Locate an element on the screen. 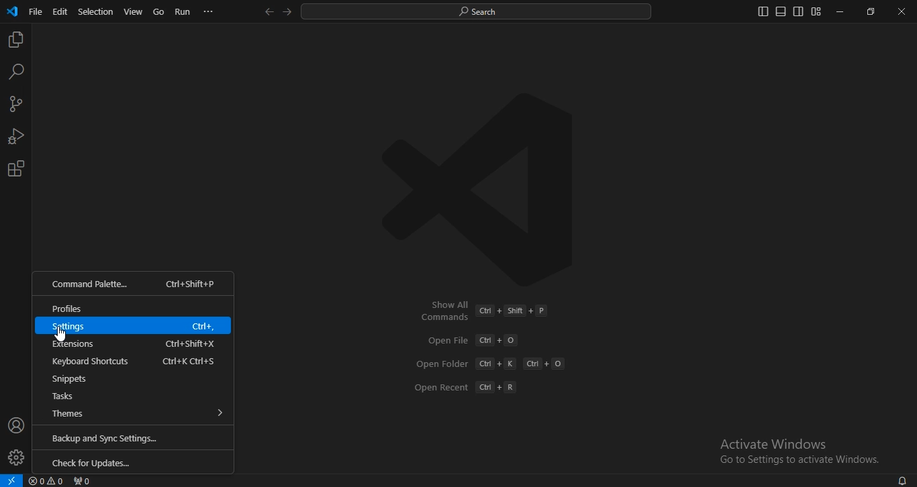 The width and height of the screenshot is (917, 487). search desktop is located at coordinates (480, 12).